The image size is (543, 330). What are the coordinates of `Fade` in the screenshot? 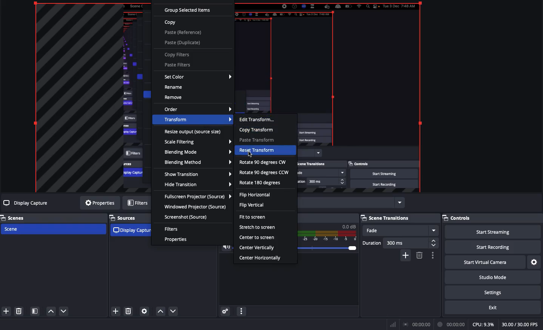 It's located at (400, 231).